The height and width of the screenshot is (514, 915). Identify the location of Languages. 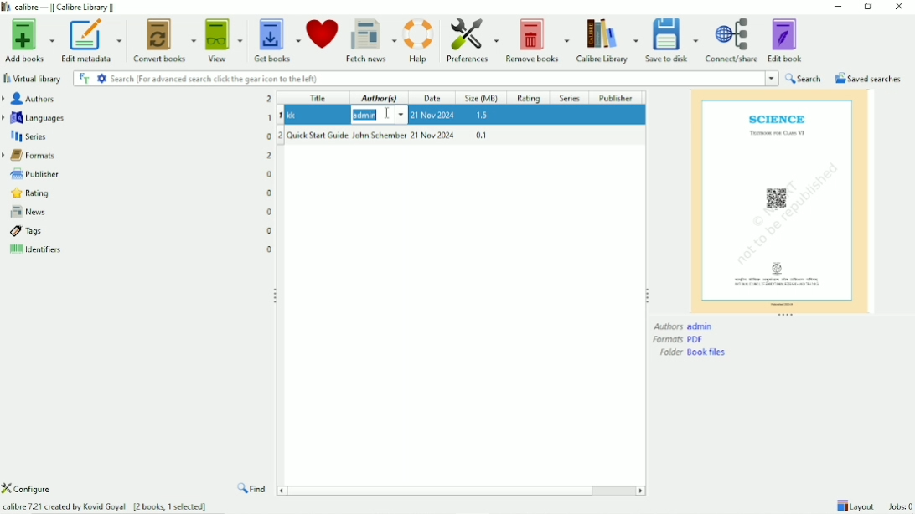
(136, 118).